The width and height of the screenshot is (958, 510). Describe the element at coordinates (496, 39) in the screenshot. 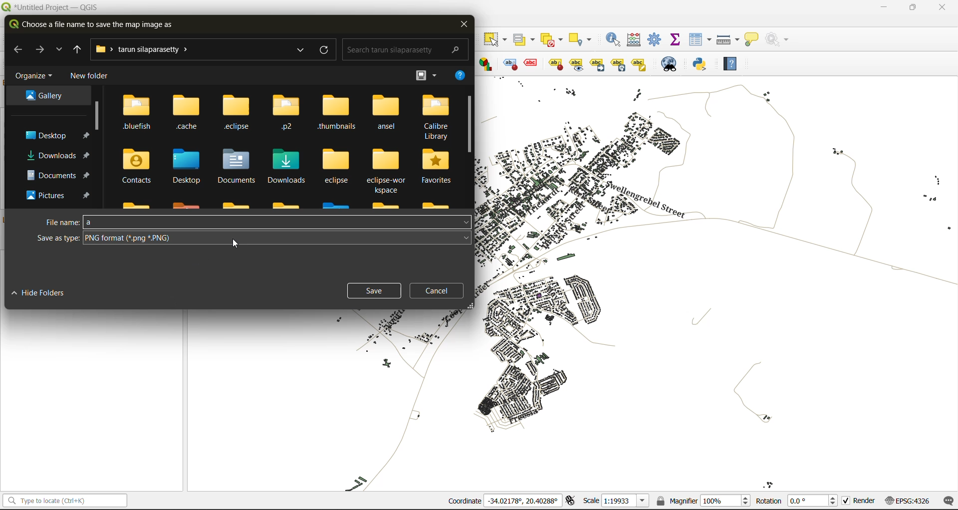

I see `select` at that location.